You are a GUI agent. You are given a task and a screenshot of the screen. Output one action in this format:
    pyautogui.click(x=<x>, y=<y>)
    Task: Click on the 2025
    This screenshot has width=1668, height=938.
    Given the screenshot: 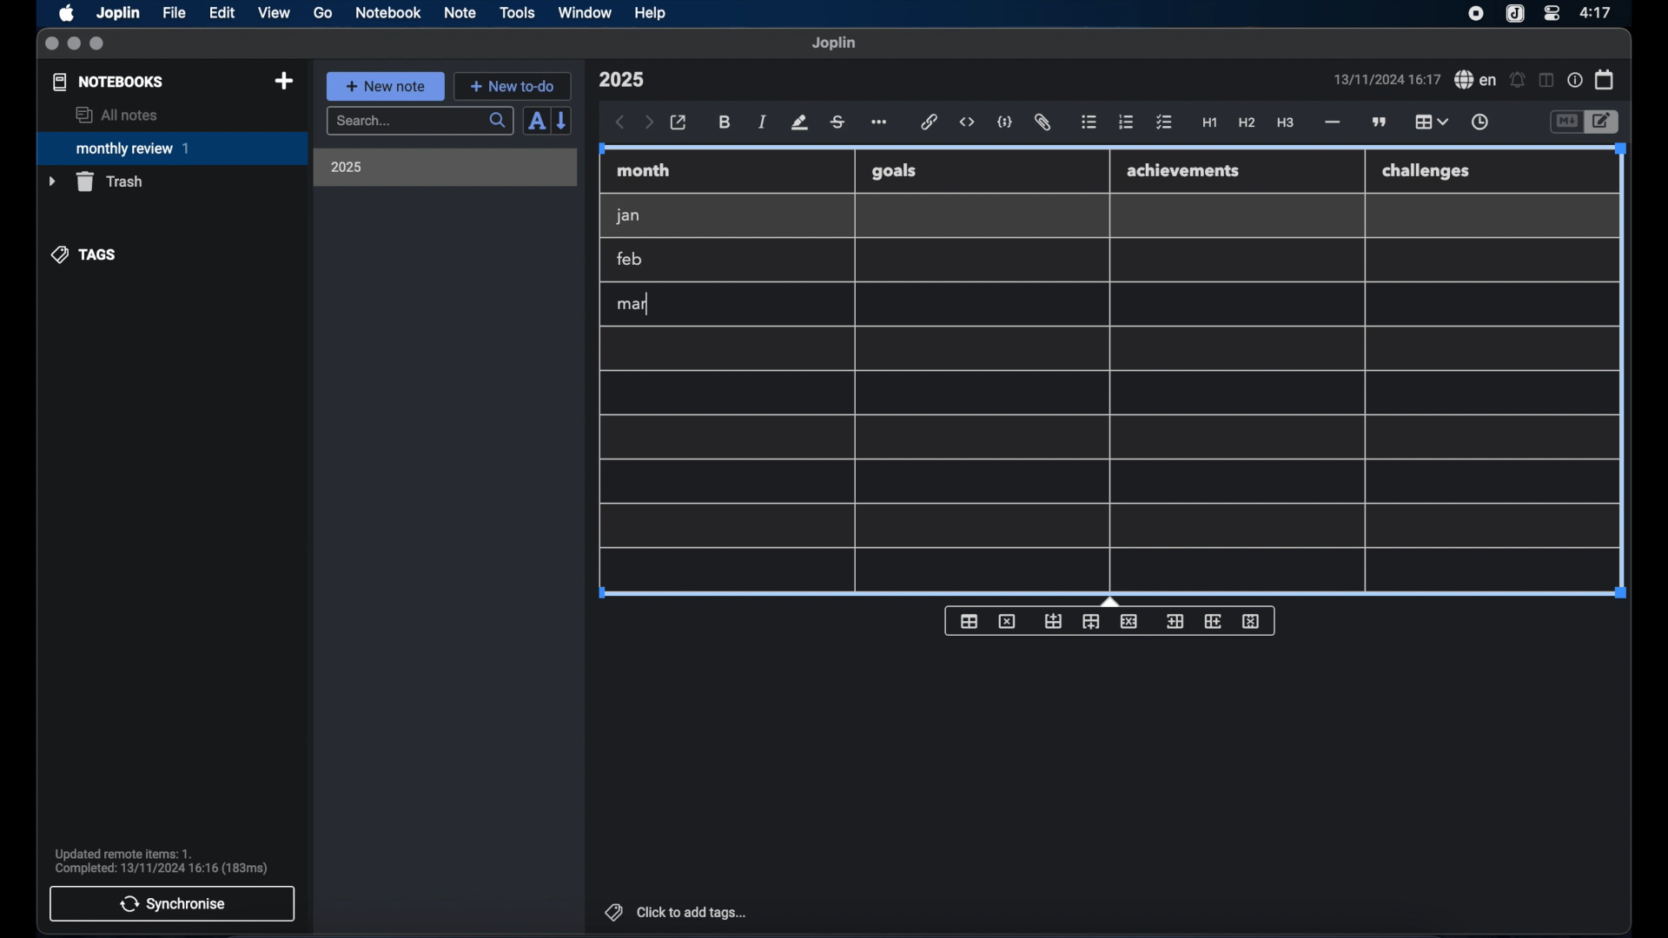 What is the action you would take?
    pyautogui.click(x=347, y=167)
    